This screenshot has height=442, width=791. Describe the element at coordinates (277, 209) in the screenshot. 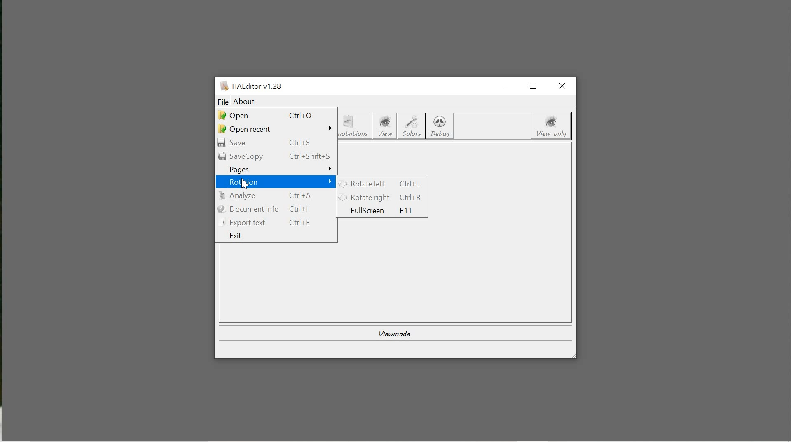

I see `document info` at that location.